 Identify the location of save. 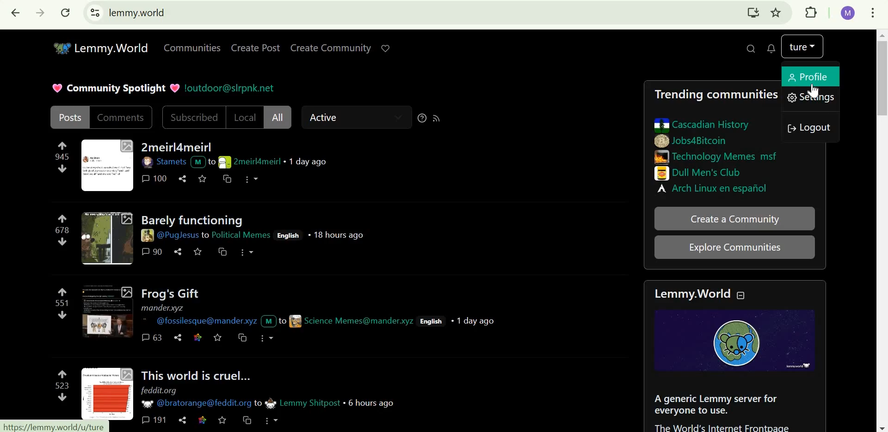
(218, 337).